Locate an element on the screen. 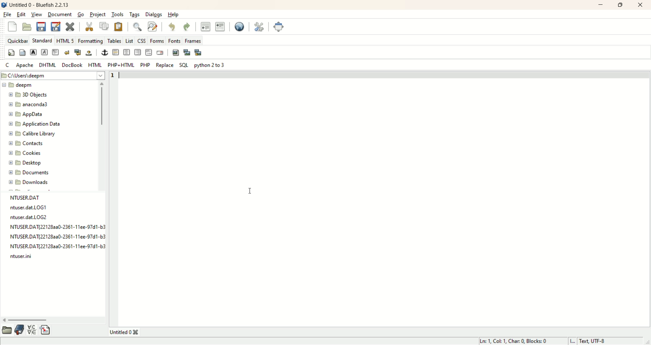 The image size is (651, 345). PHP+HTML is located at coordinates (121, 65).